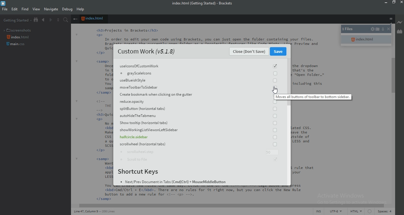 The image size is (404, 215). I want to click on uselconsOfCustomWork, so click(198, 66).